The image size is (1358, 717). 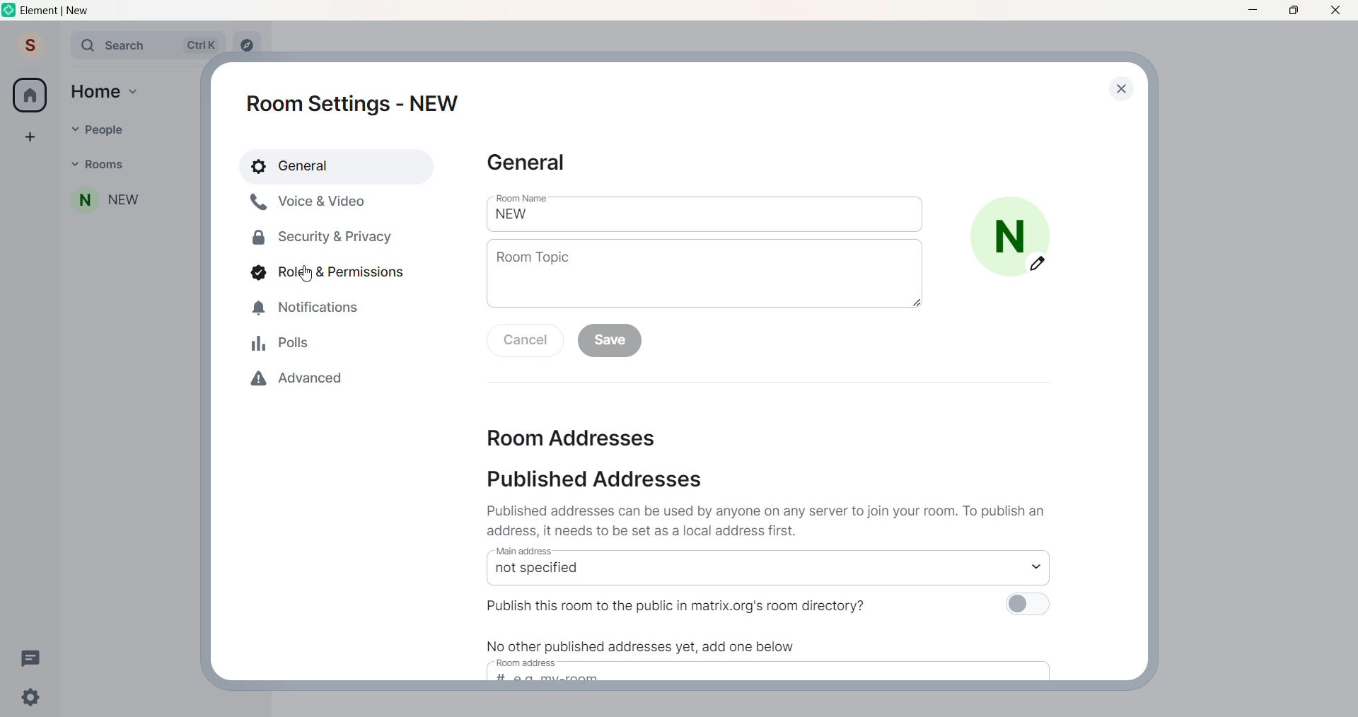 What do you see at coordinates (1118, 88) in the screenshot?
I see `close dialog` at bounding box center [1118, 88].